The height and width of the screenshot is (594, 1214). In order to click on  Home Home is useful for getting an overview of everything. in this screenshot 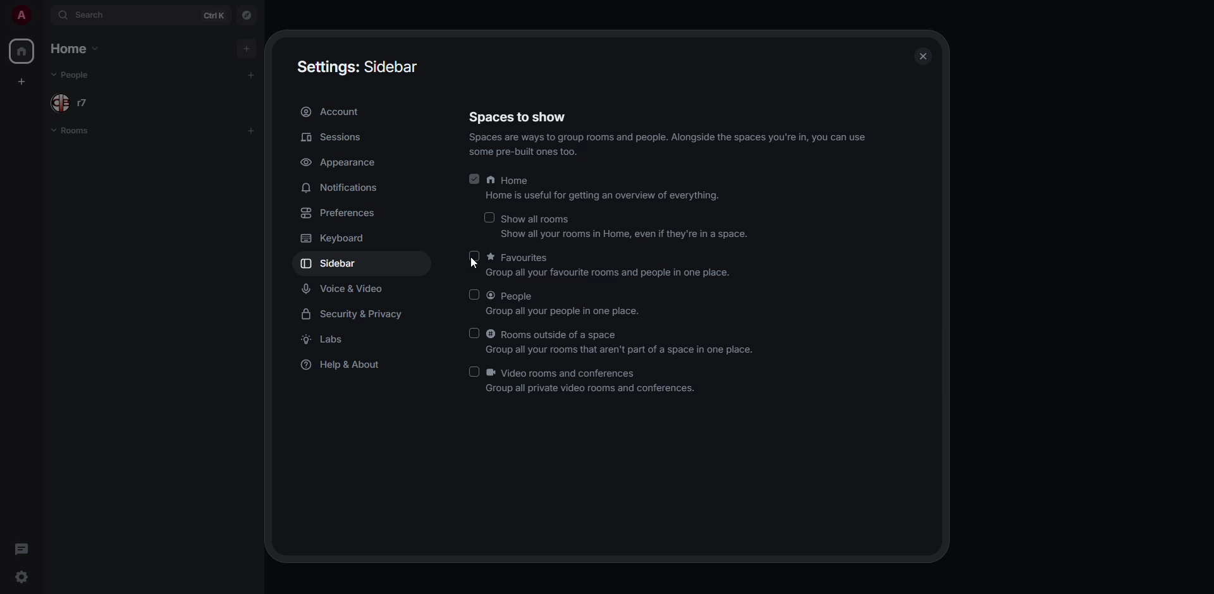, I will do `click(604, 187)`.